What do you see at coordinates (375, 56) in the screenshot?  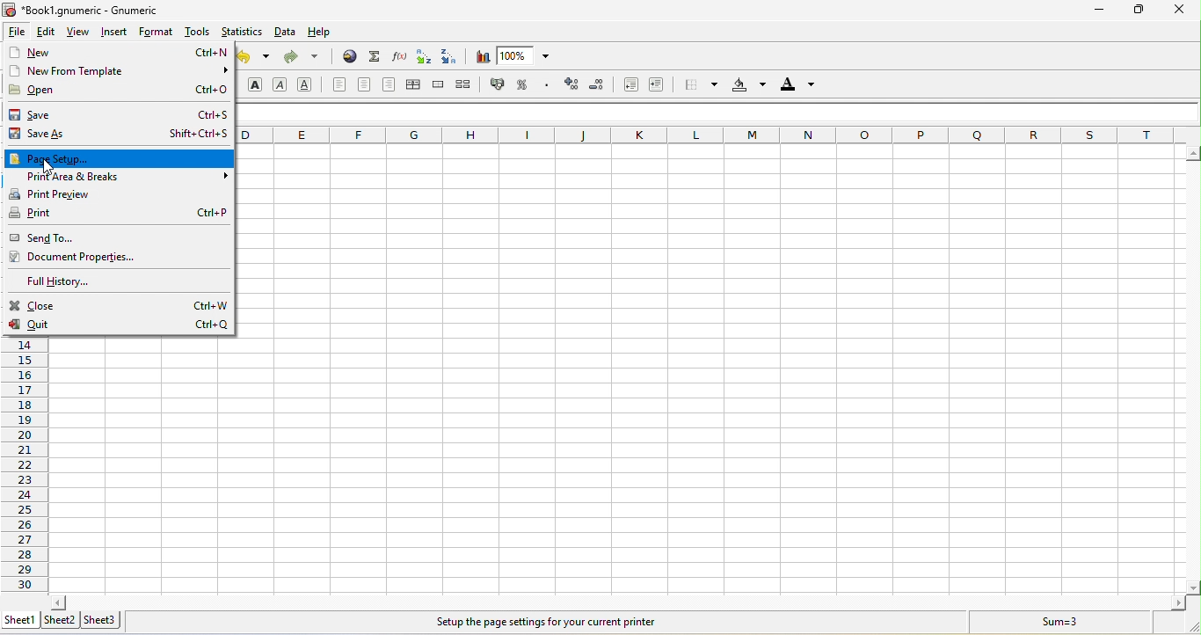 I see `sum` at bounding box center [375, 56].